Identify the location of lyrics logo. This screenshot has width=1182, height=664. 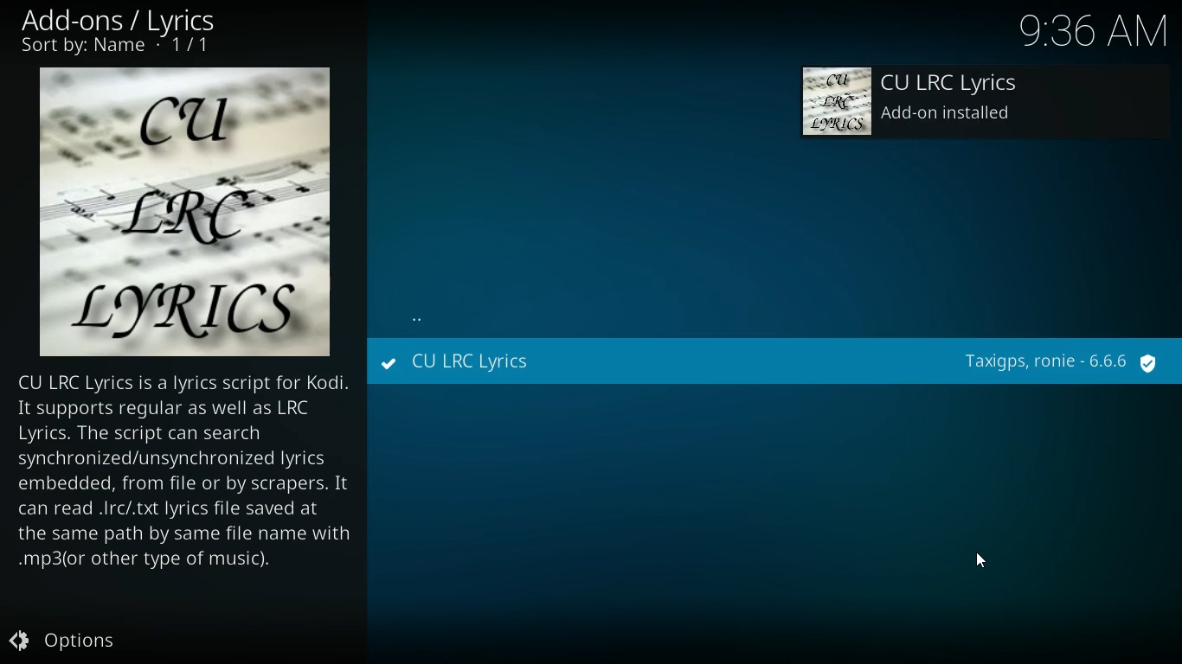
(186, 213).